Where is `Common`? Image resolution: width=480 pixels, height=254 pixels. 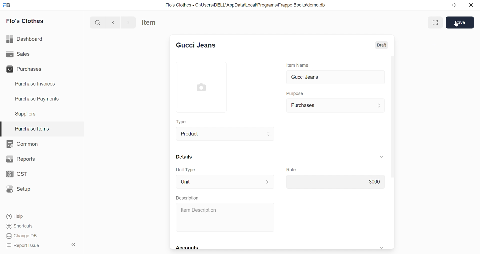
Common is located at coordinates (25, 143).